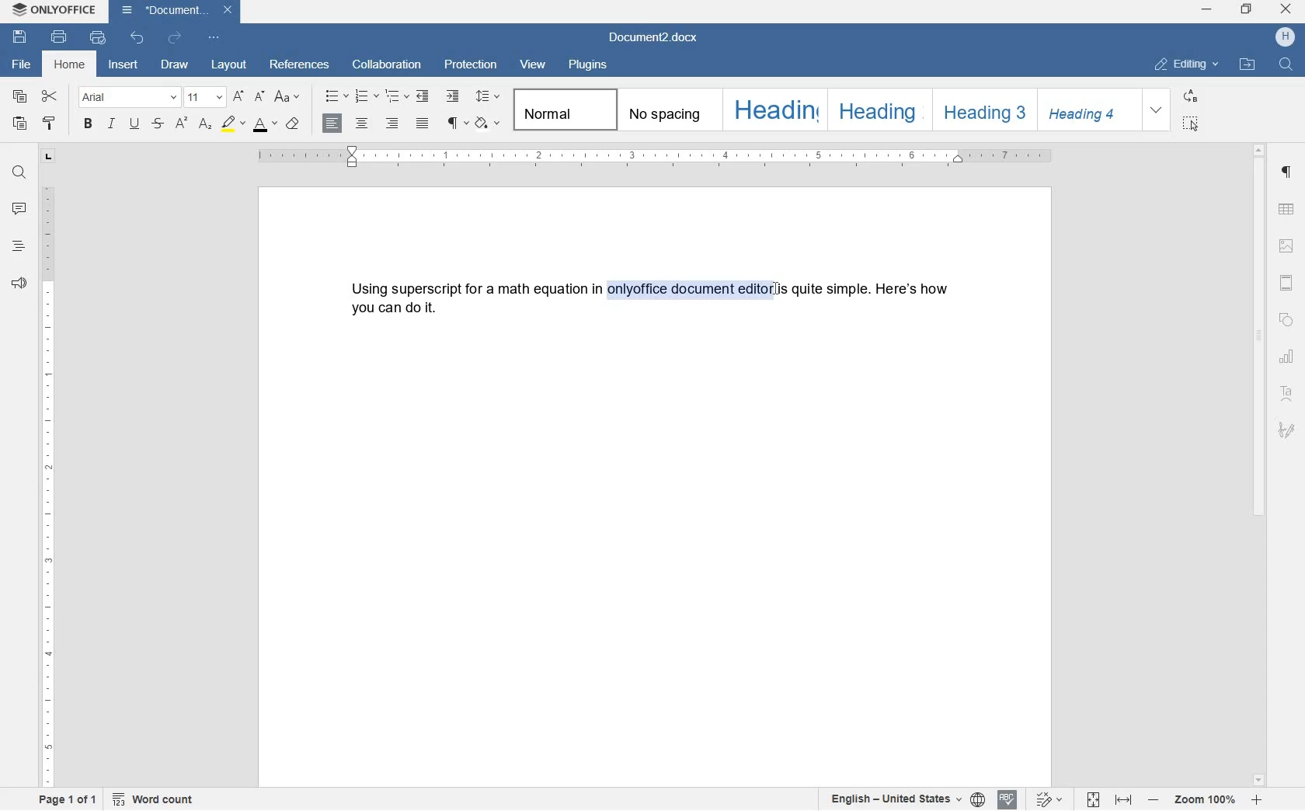 Image resolution: width=1305 pixels, height=811 pixels. Describe the element at coordinates (69, 802) in the screenshot. I see `page 1 of 1` at that location.